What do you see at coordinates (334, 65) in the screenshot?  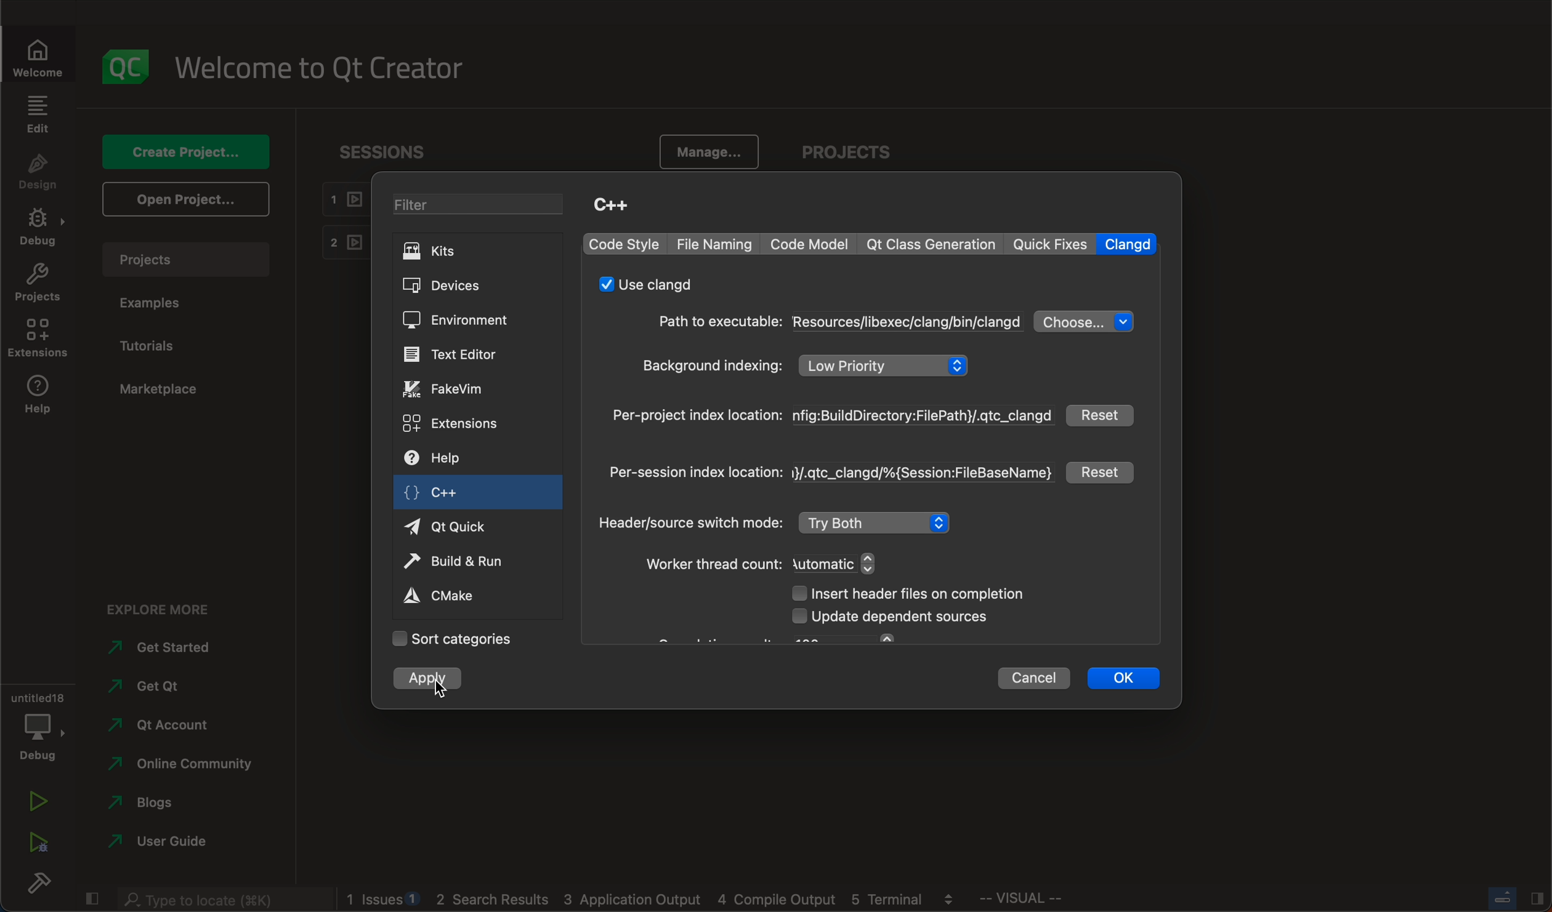 I see `welcome` at bounding box center [334, 65].